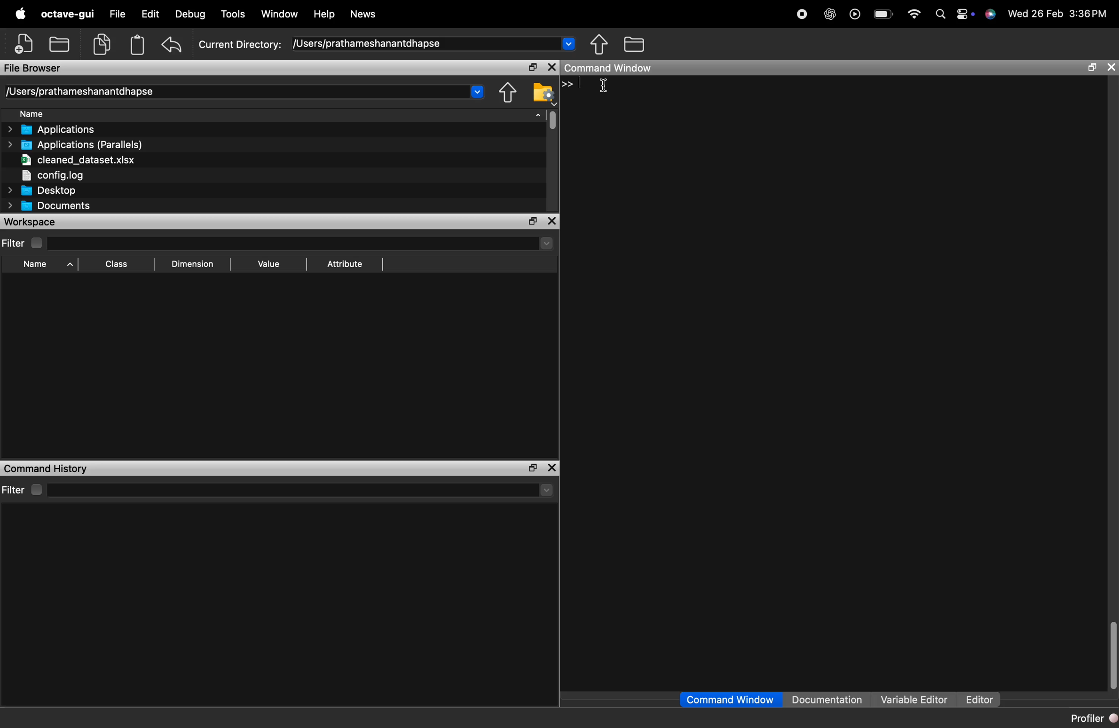 The image size is (1119, 728). What do you see at coordinates (60, 44) in the screenshot?
I see `open an existing file in an editor` at bounding box center [60, 44].